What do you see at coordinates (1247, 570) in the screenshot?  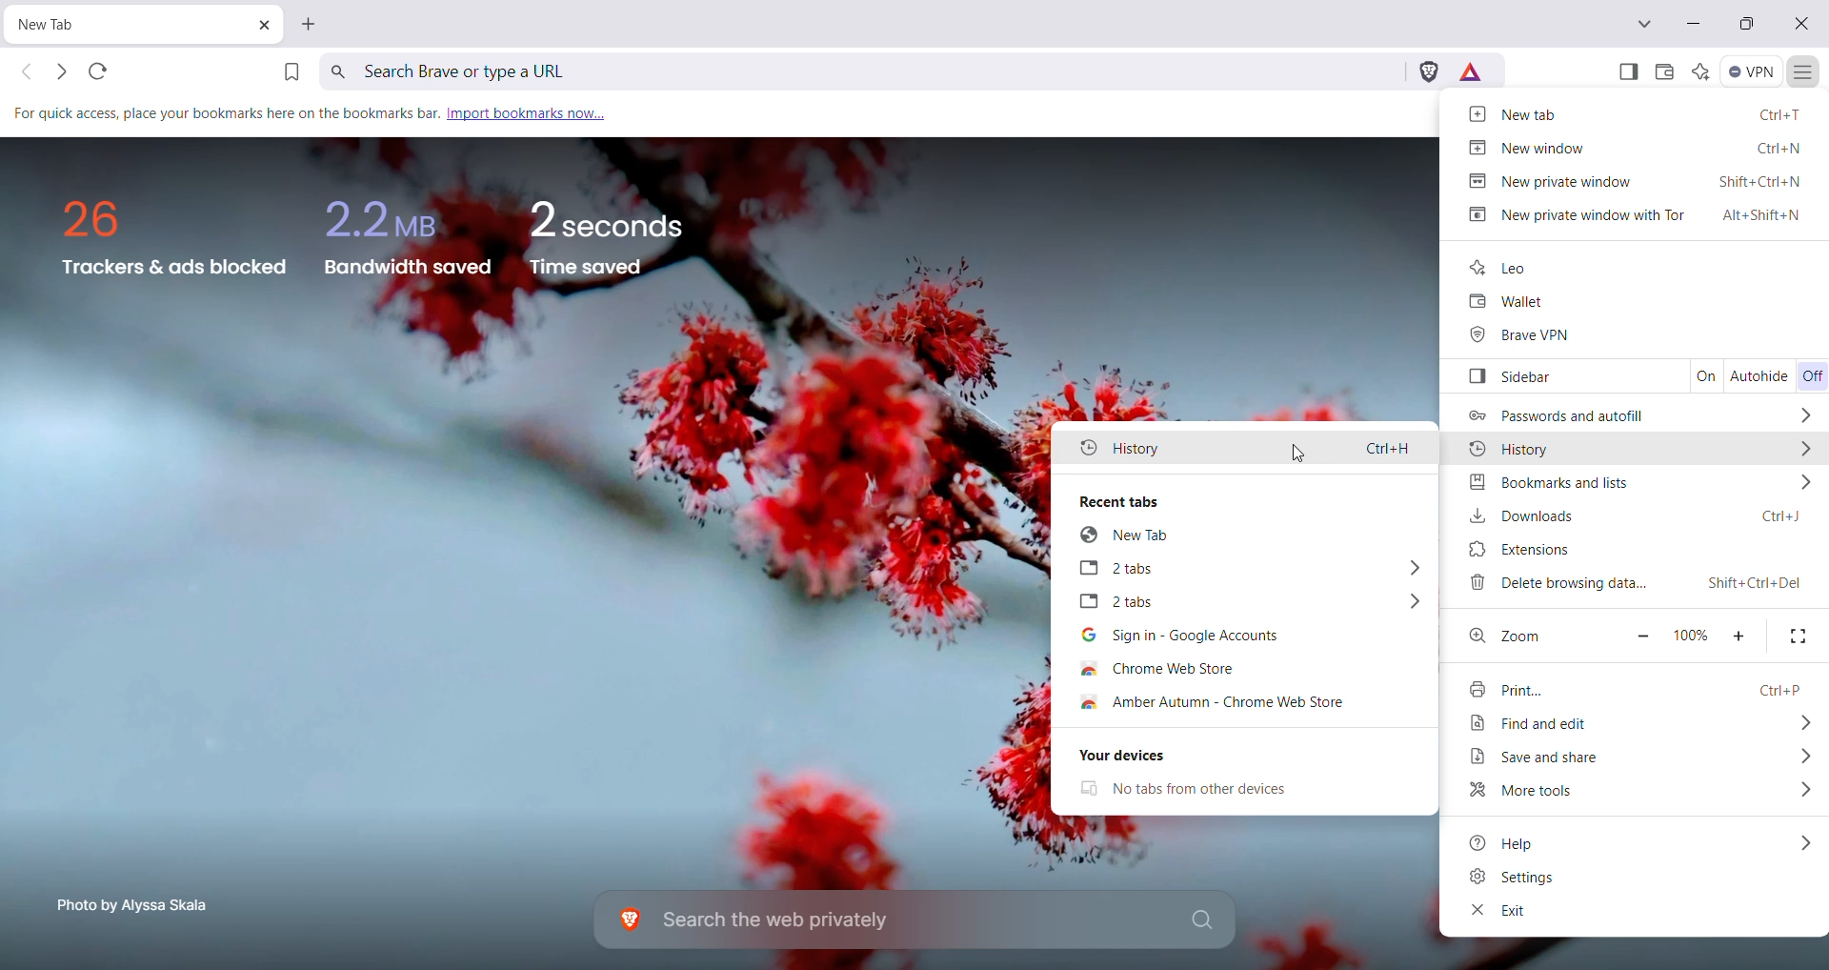 I see `2 tabs` at bounding box center [1247, 570].